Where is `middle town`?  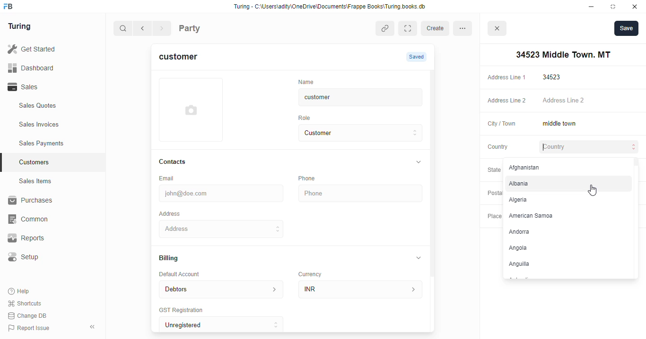 middle town is located at coordinates (589, 124).